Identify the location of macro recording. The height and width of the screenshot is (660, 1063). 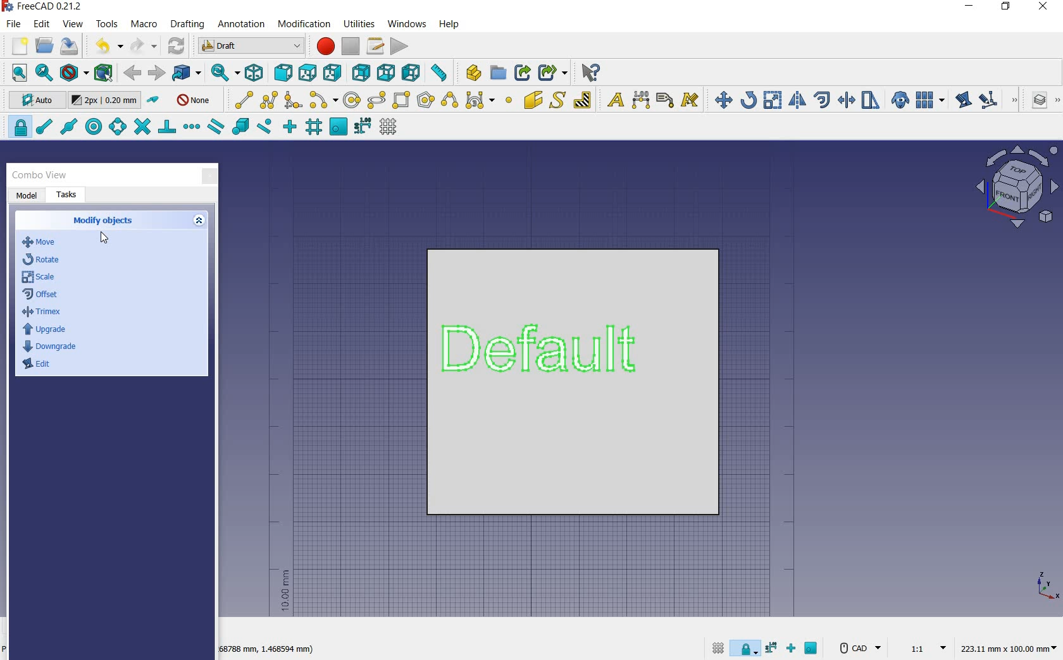
(324, 46).